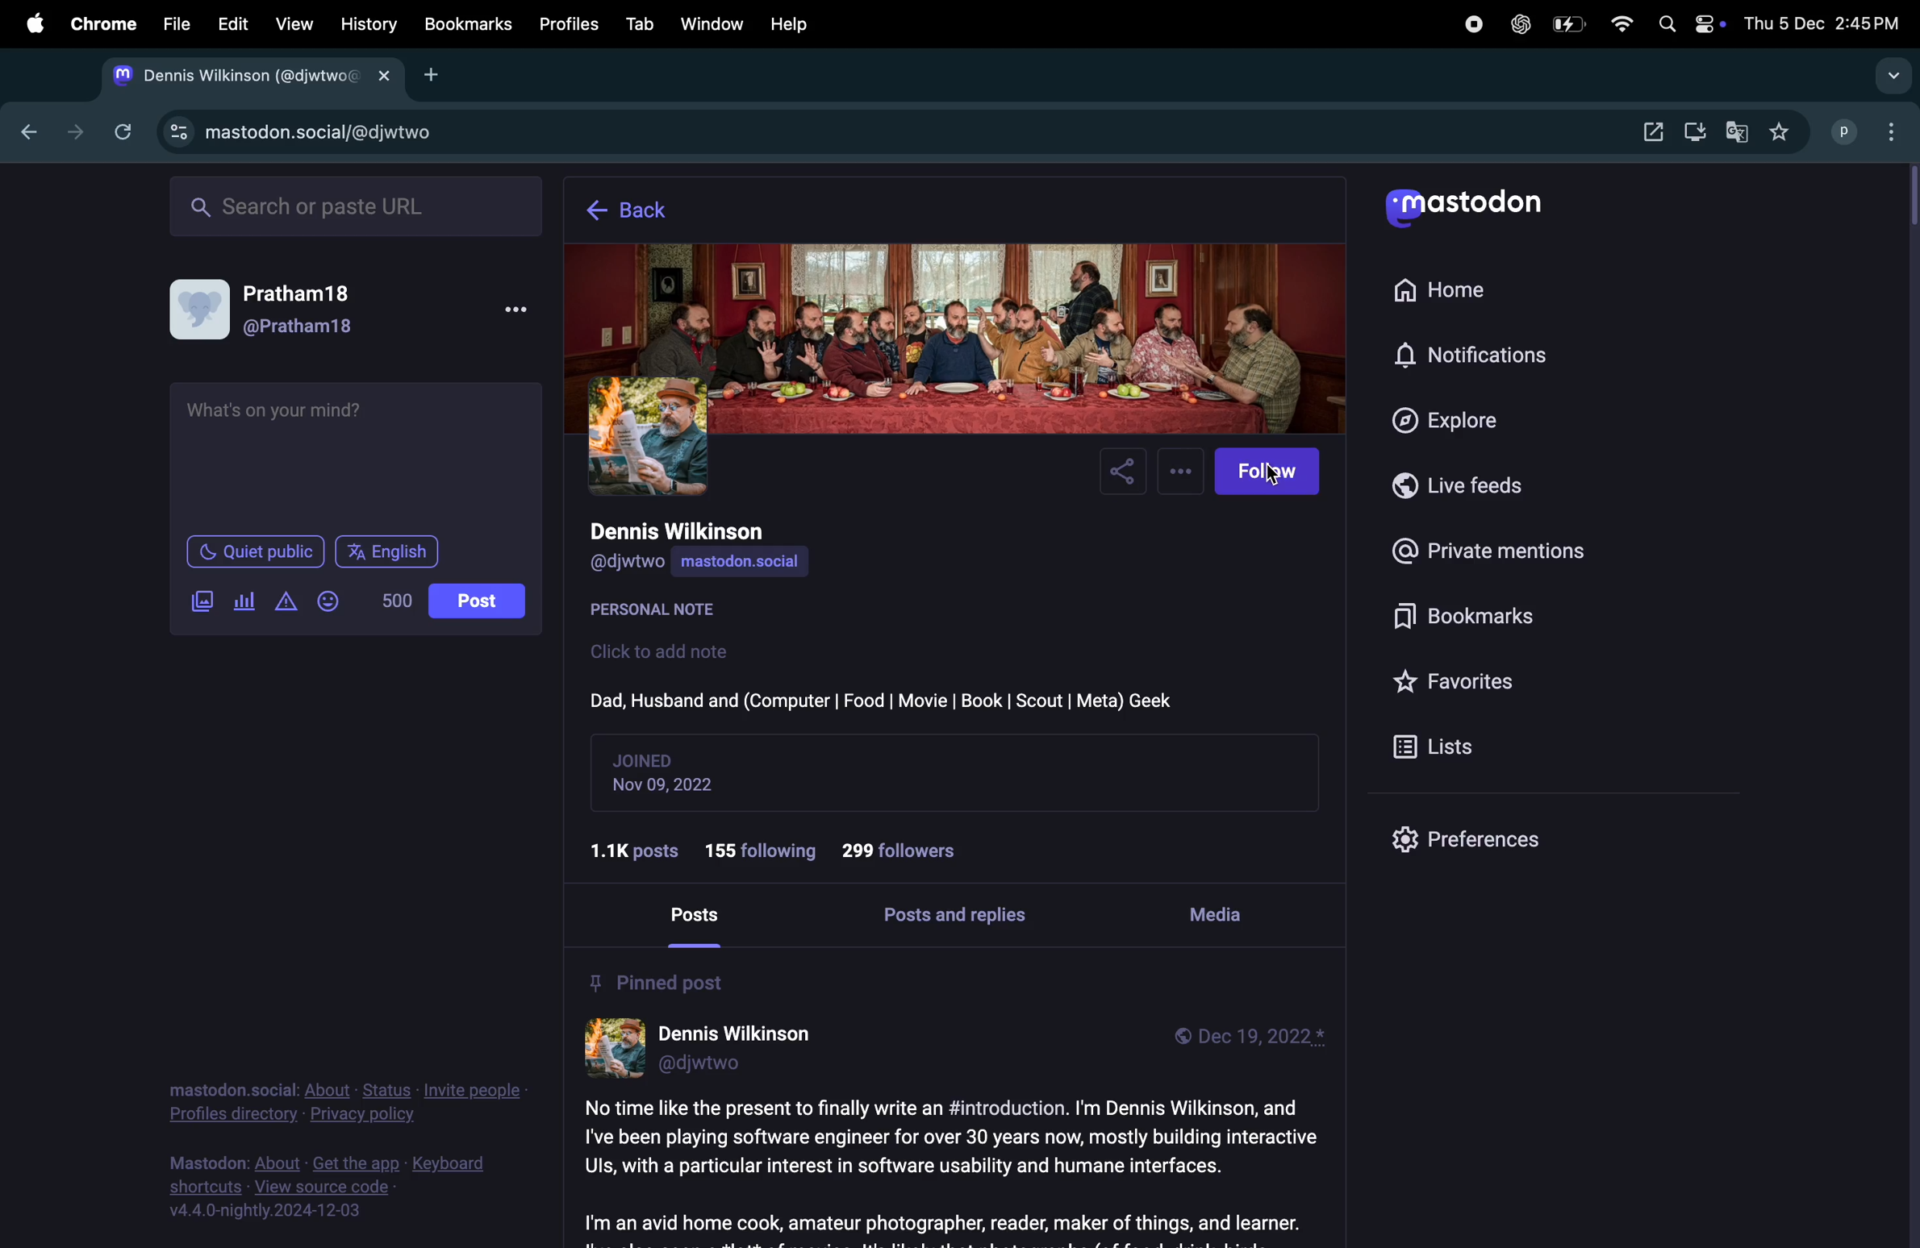 This screenshot has width=1920, height=1248. What do you see at coordinates (440, 75) in the screenshot?
I see `add tab` at bounding box center [440, 75].